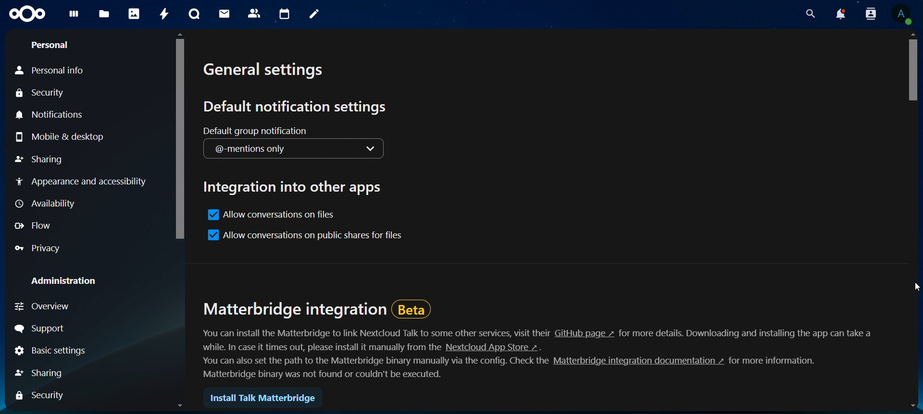 The image size is (923, 414). Describe the element at coordinates (75, 16) in the screenshot. I see `dashboard` at that location.